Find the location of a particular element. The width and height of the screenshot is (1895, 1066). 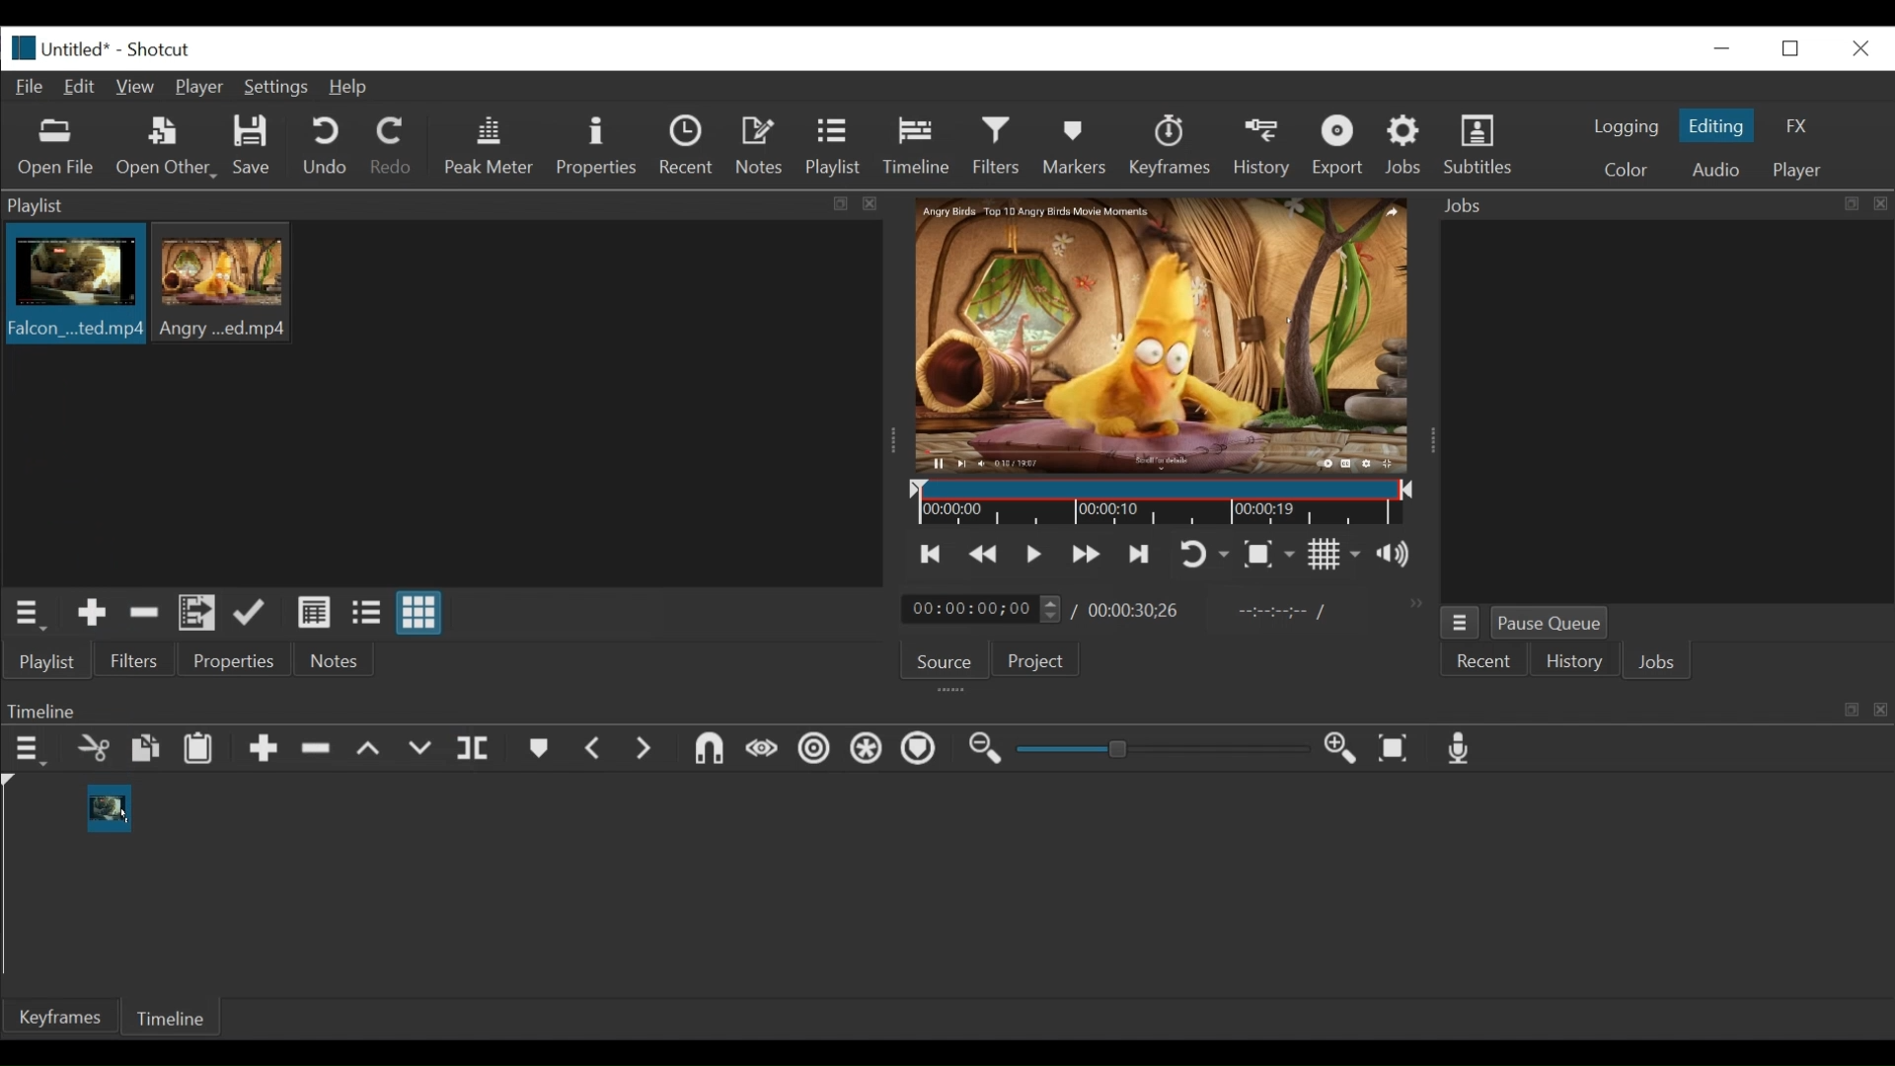

in point is located at coordinates (1277, 614).